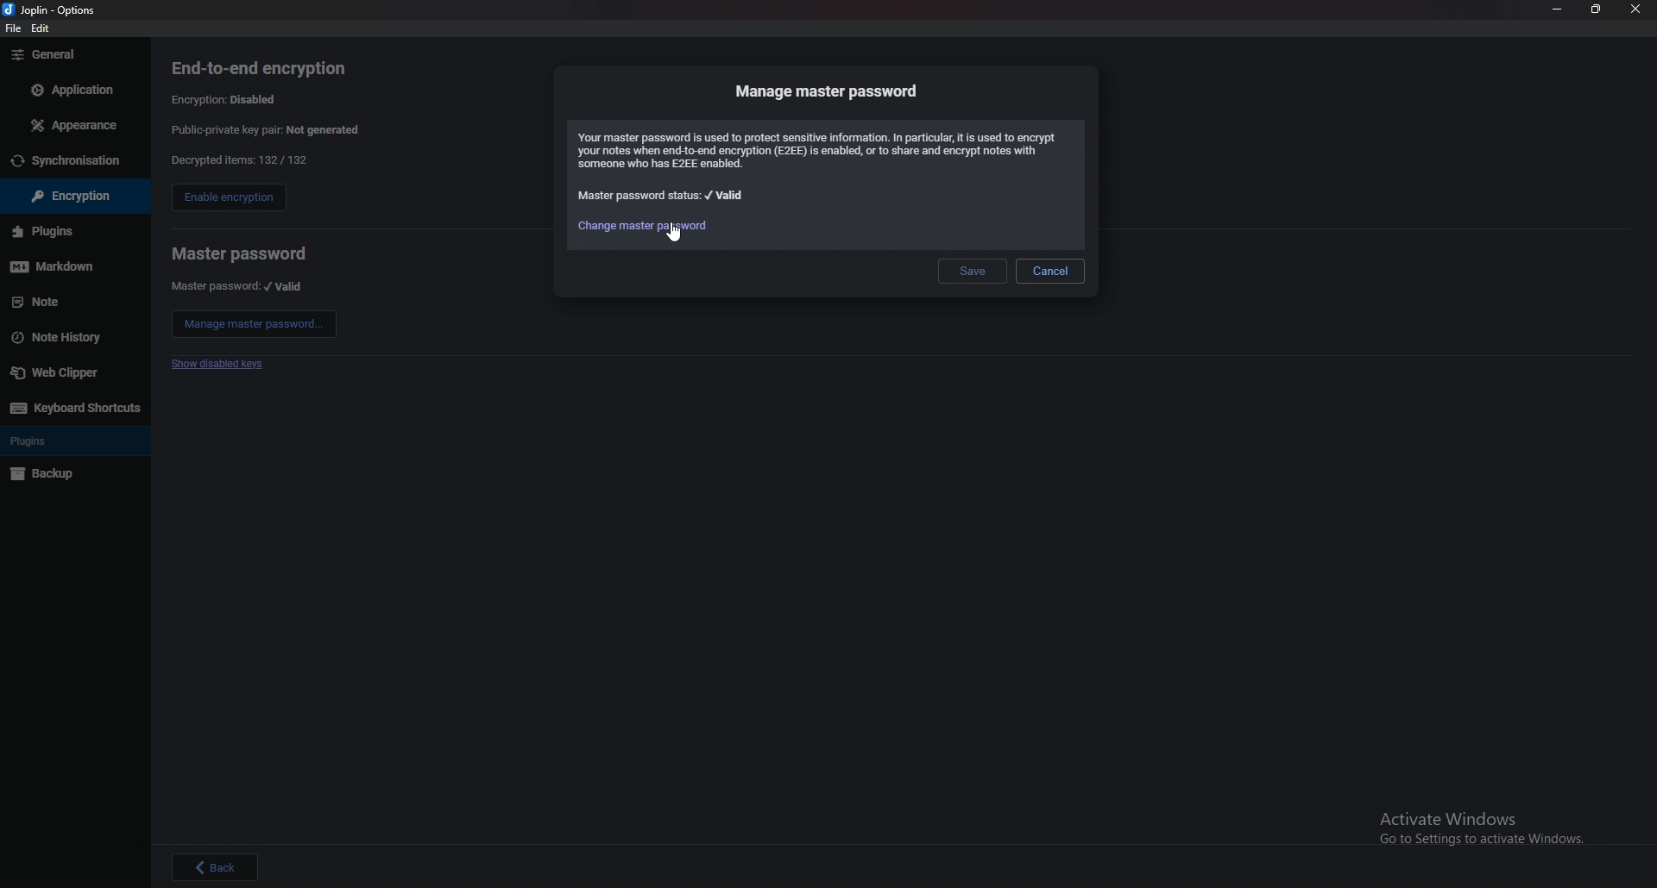 This screenshot has width=1657, height=888. I want to click on general, so click(72, 55).